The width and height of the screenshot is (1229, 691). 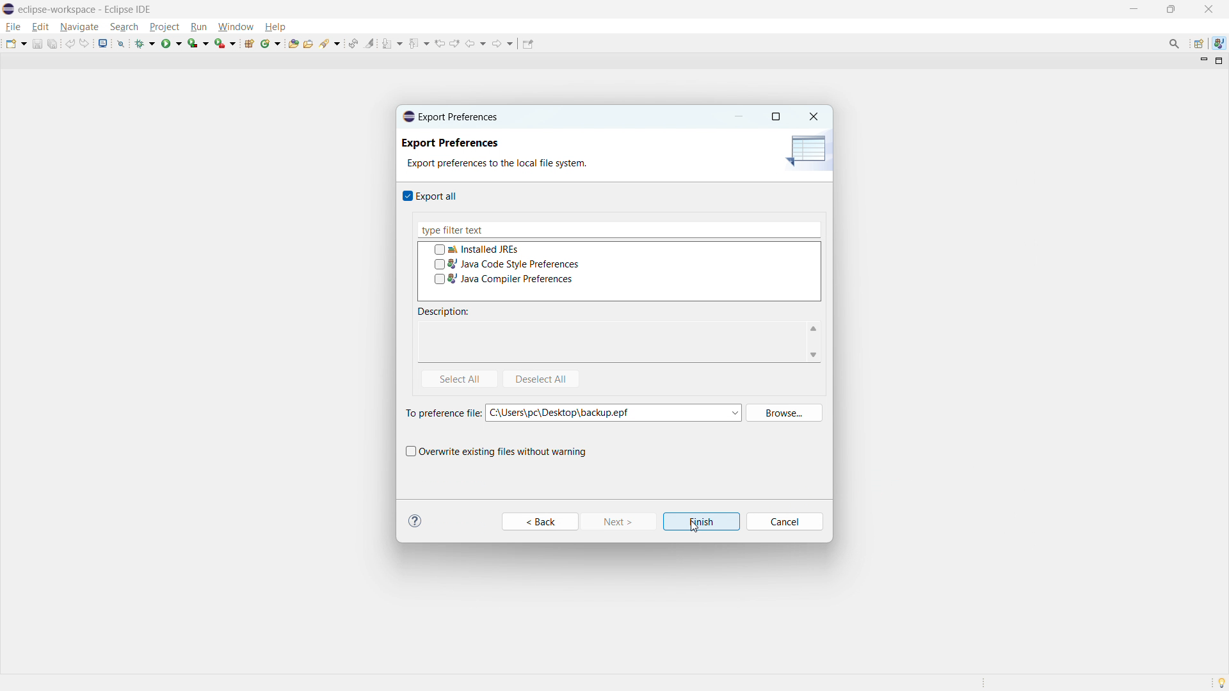 What do you see at coordinates (293, 43) in the screenshot?
I see `open type` at bounding box center [293, 43].